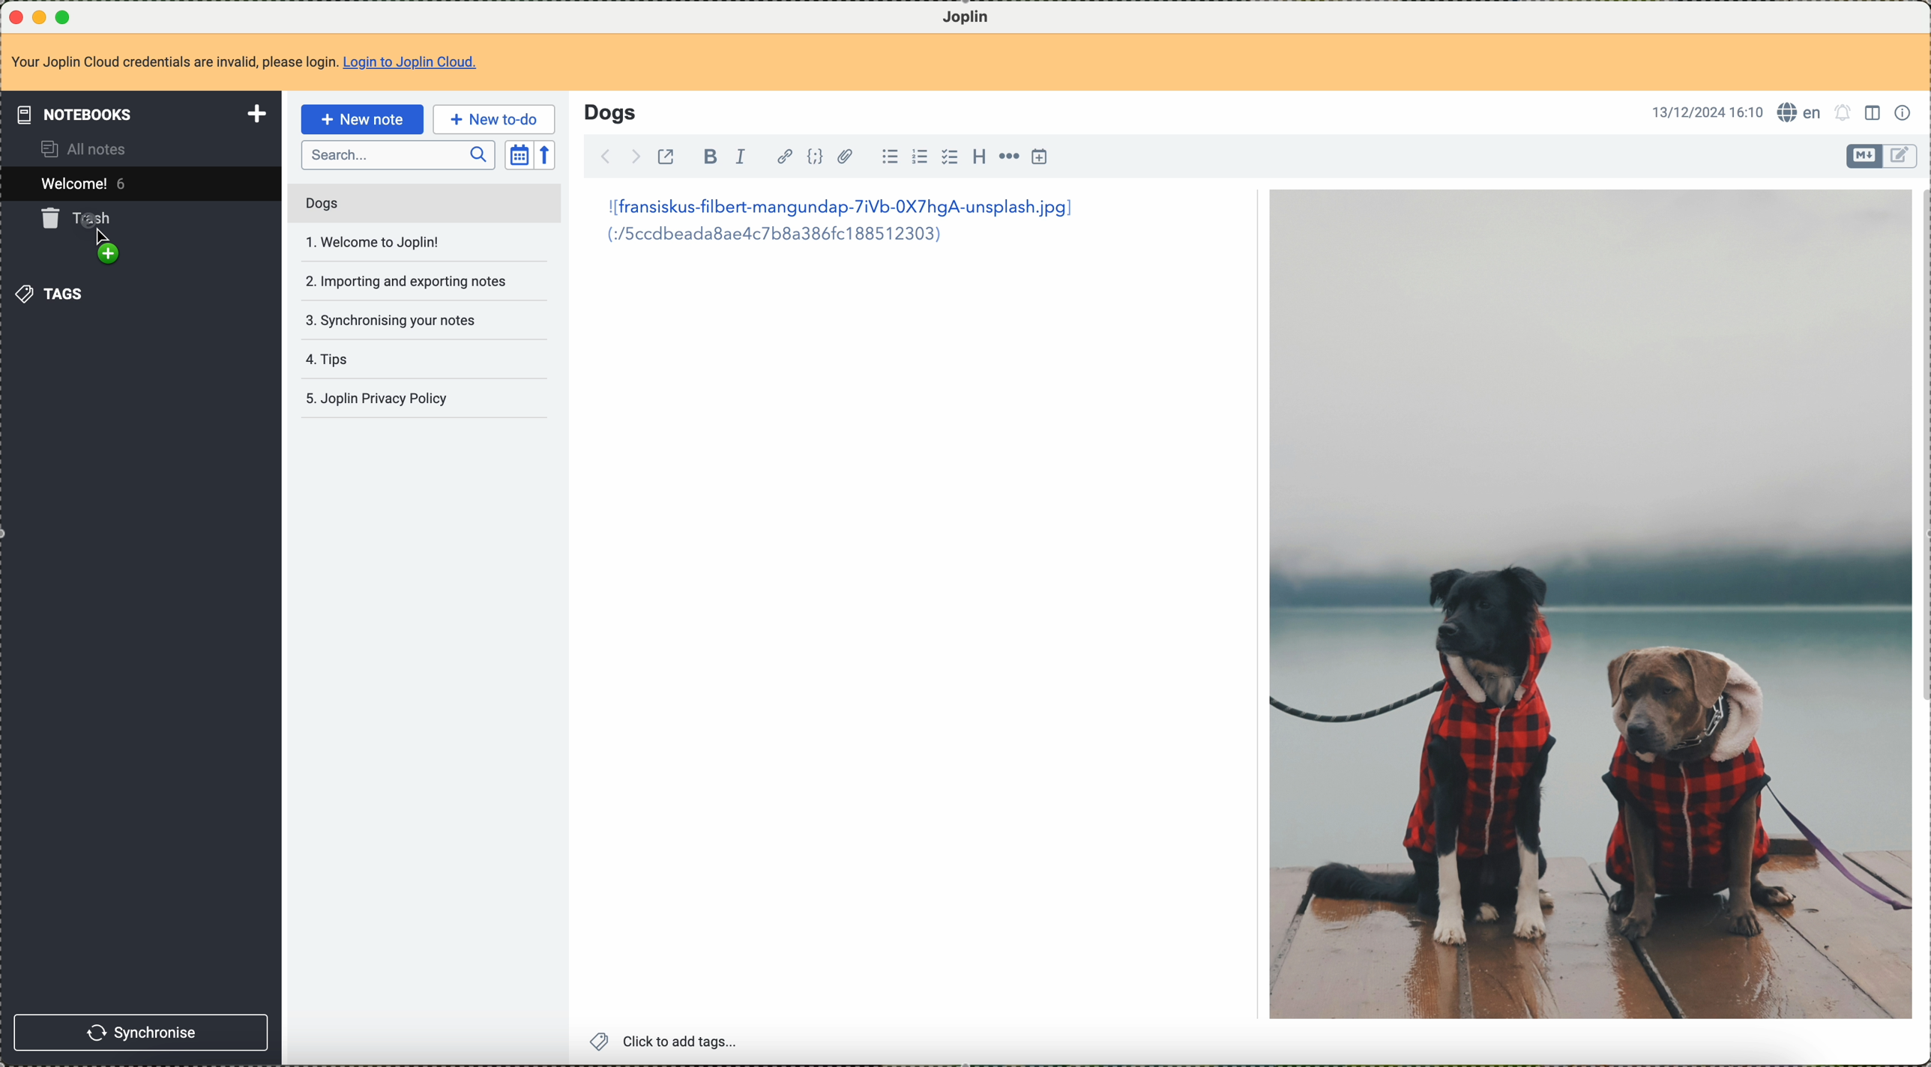  I want to click on hyperlink, so click(781, 156).